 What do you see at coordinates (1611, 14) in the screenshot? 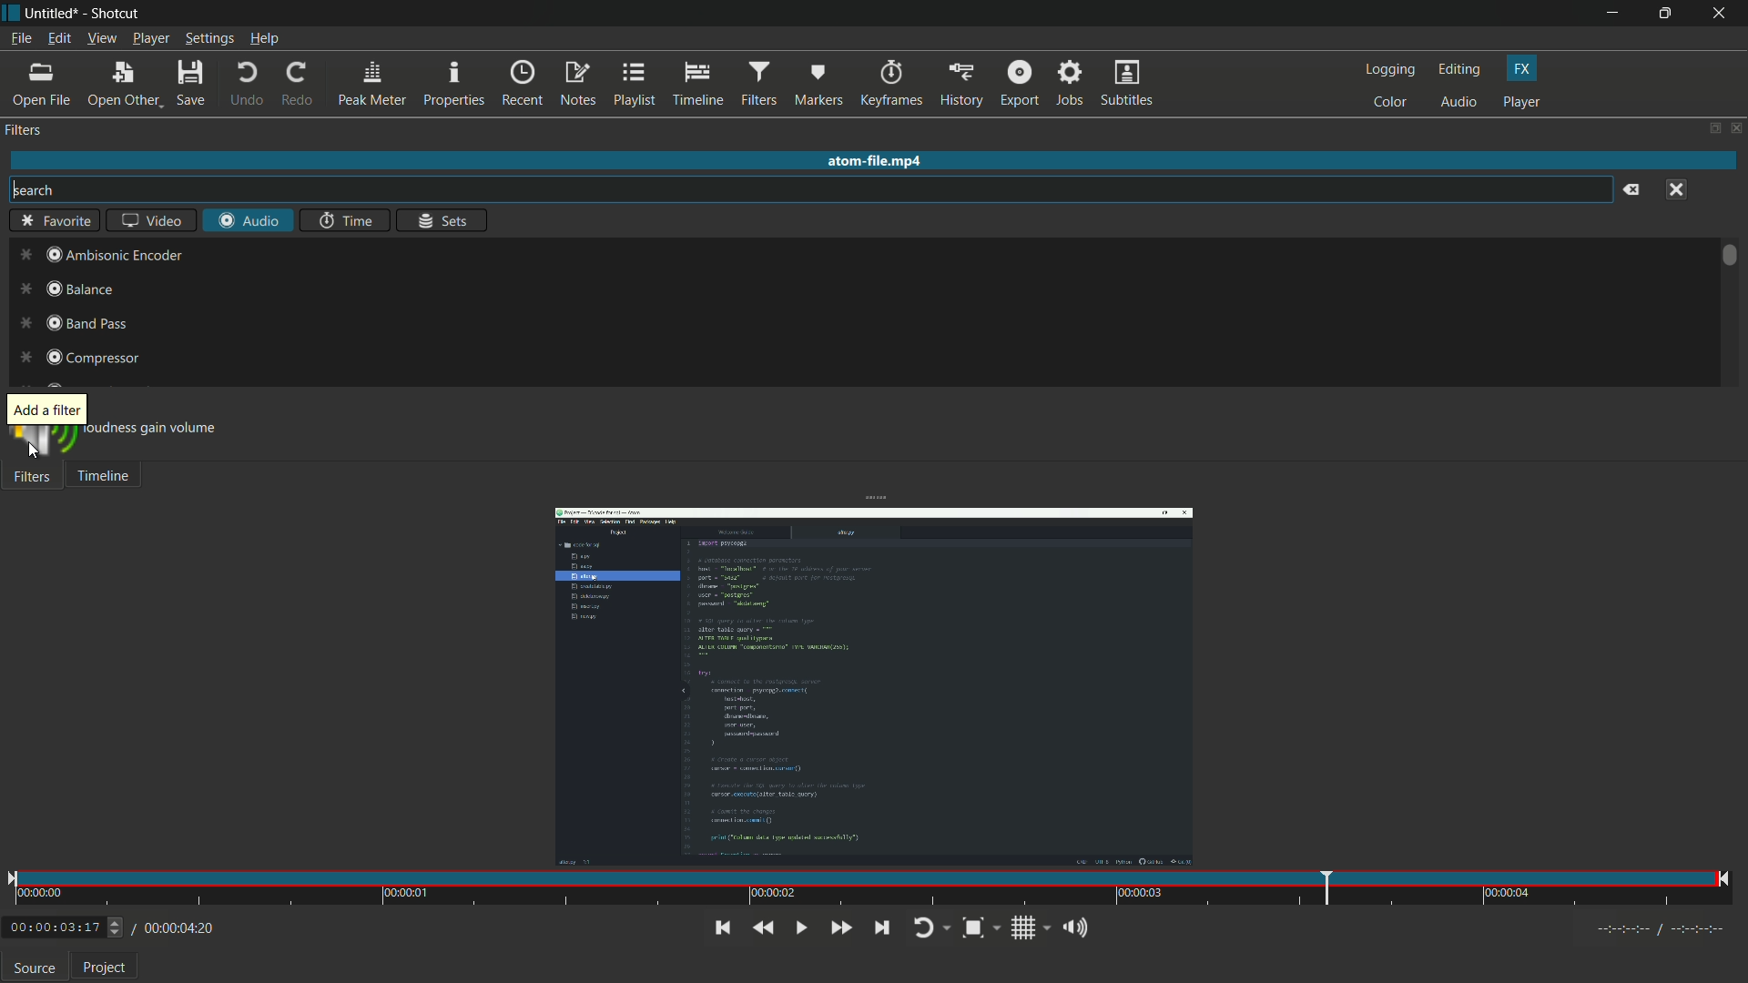
I see `minimize` at bounding box center [1611, 14].